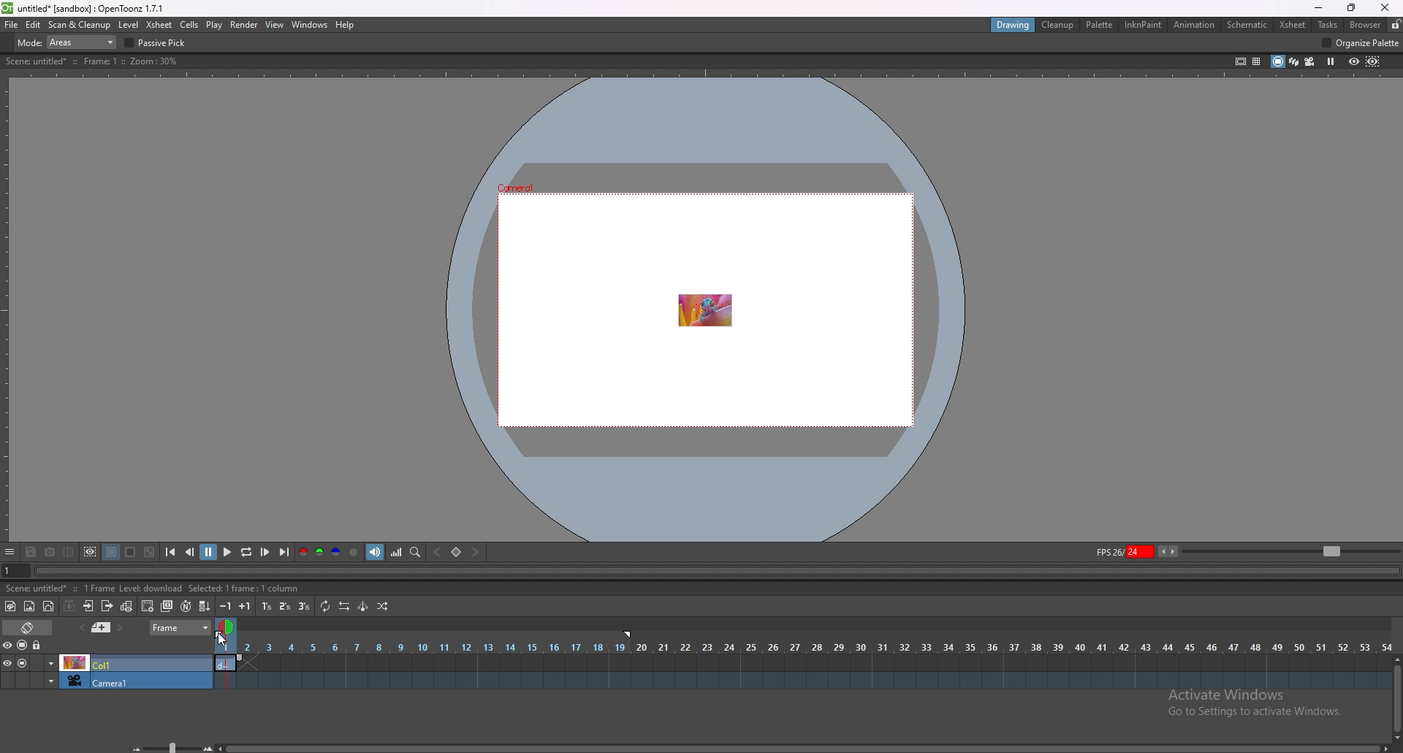 This screenshot has width=1403, height=753. I want to click on scroll bar, so click(1396, 697).